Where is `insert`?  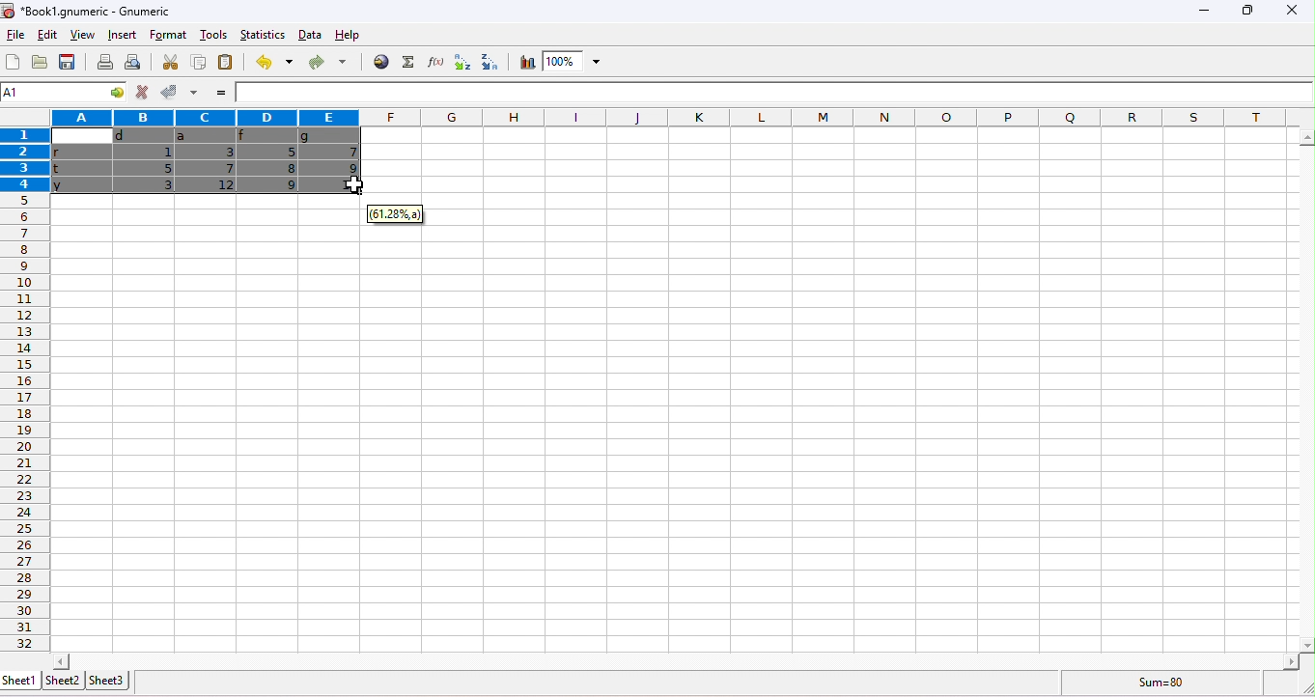 insert is located at coordinates (121, 35).